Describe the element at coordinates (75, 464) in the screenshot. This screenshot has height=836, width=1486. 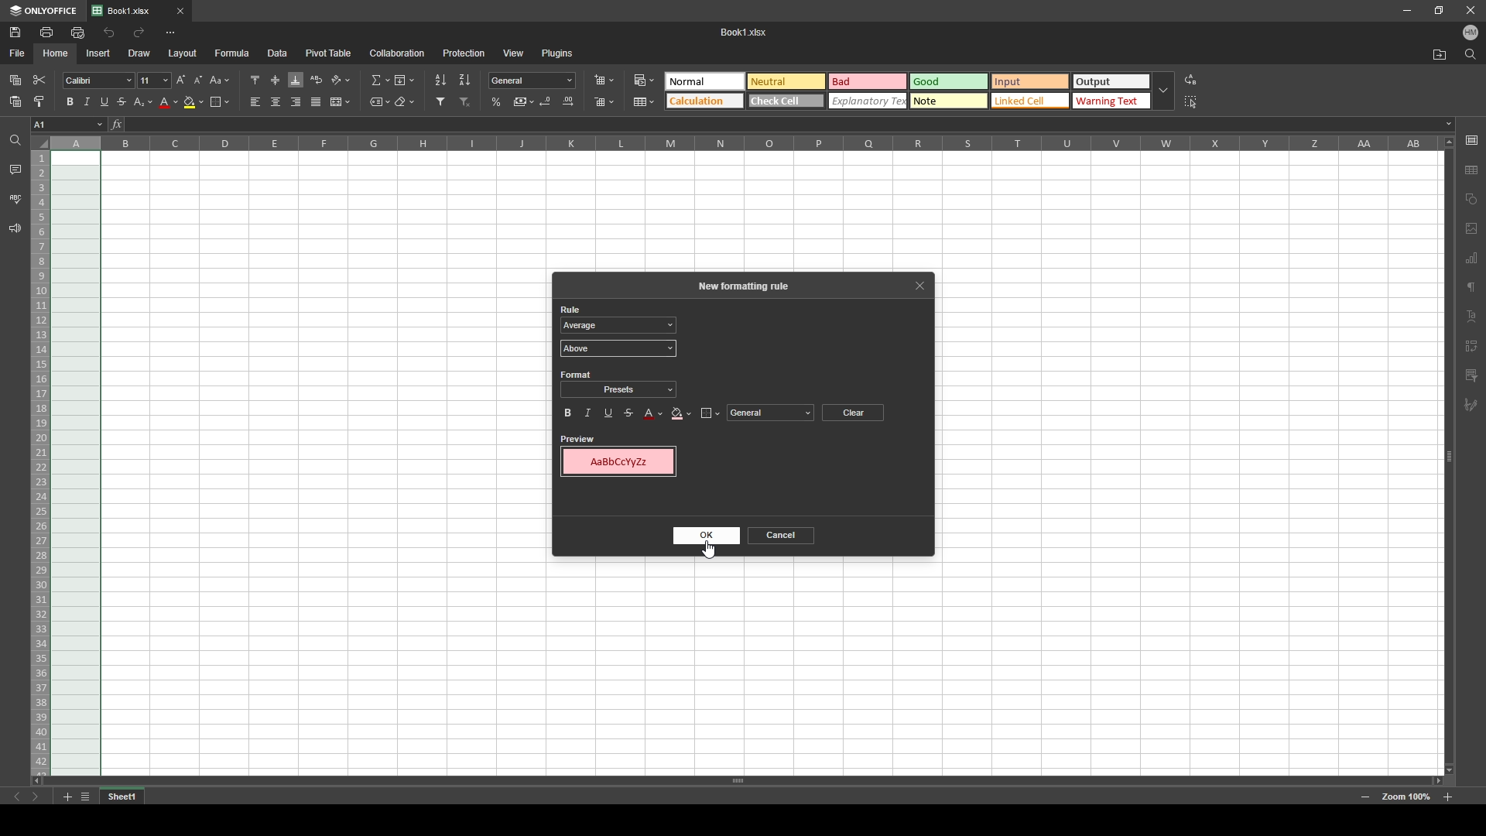
I see `selected cells` at that location.